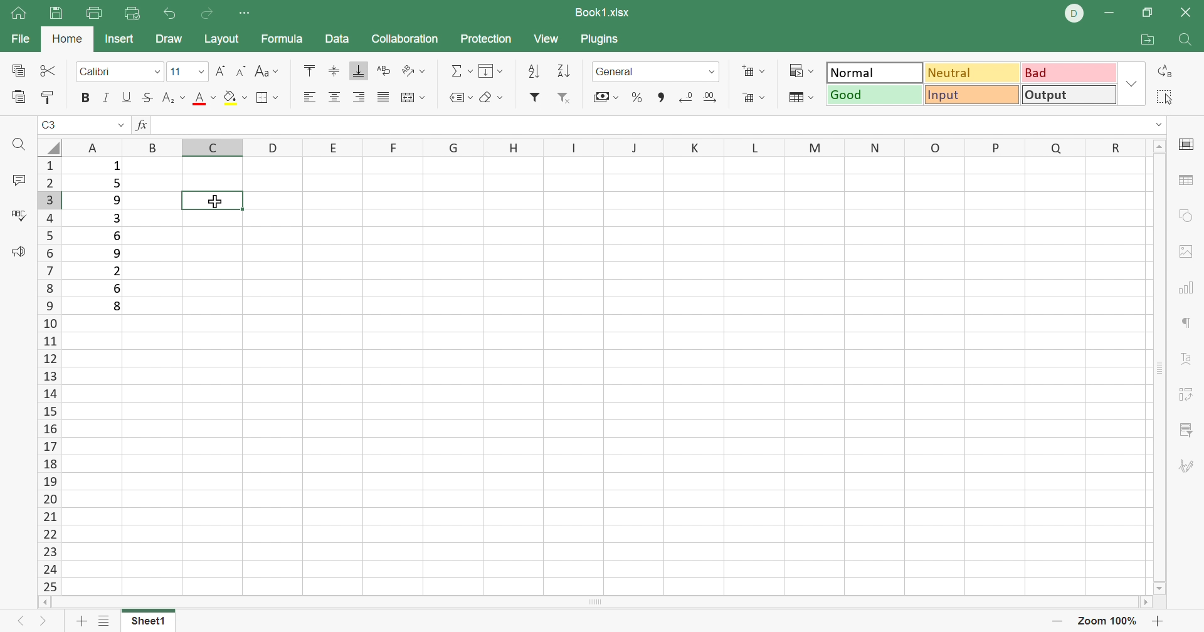 This screenshot has height=632, width=1204. Describe the element at coordinates (1190, 39) in the screenshot. I see `Find` at that location.